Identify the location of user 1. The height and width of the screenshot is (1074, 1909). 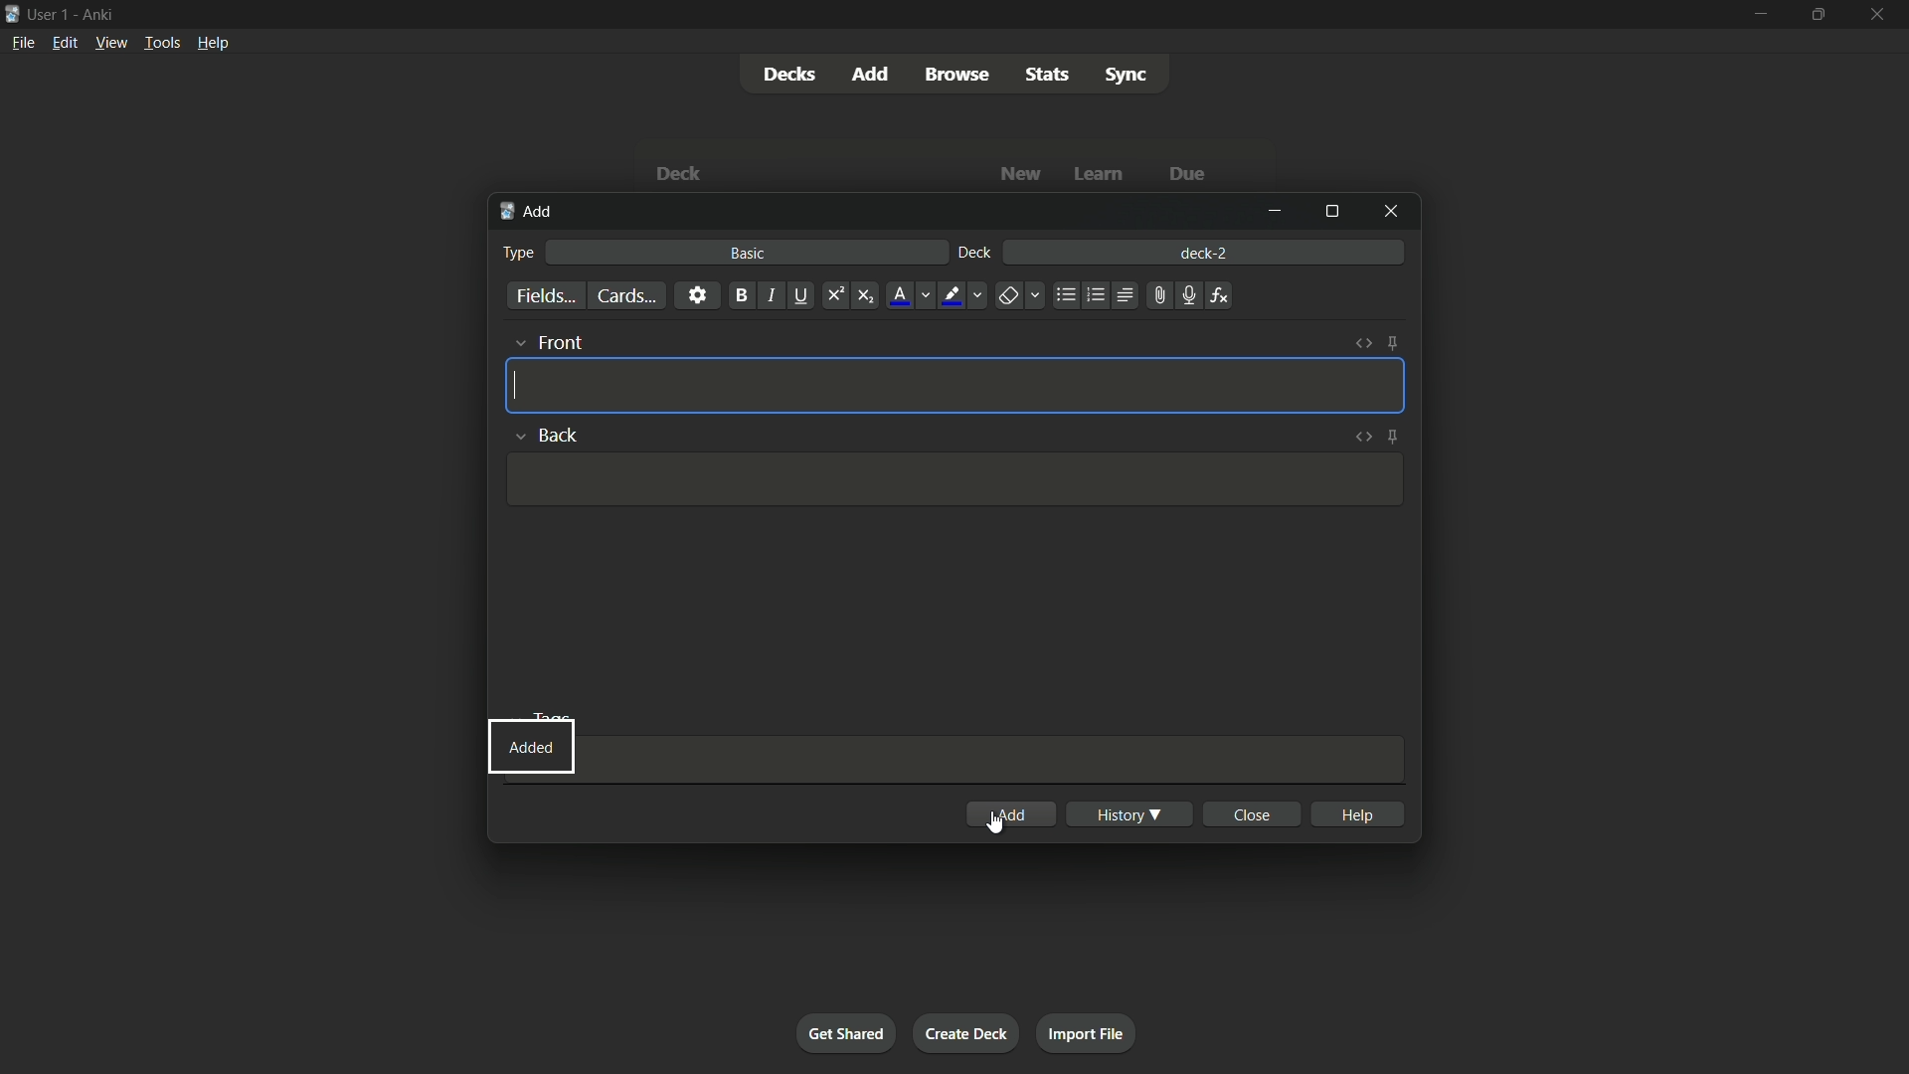
(51, 17).